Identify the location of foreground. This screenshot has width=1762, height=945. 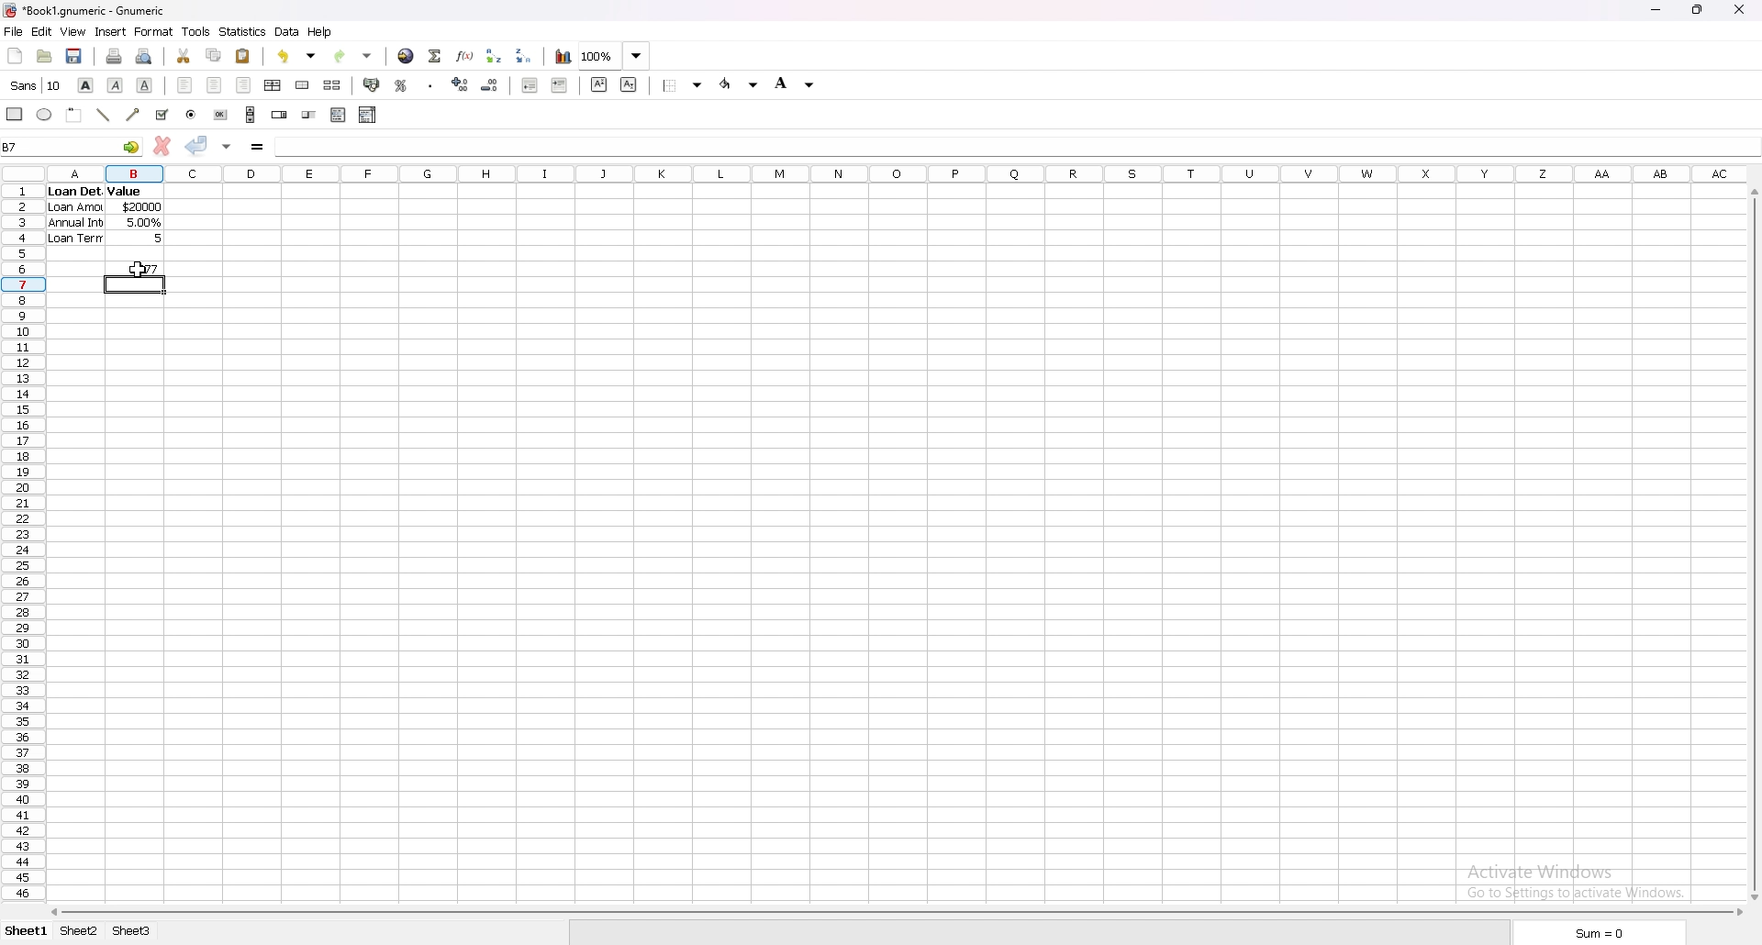
(740, 84).